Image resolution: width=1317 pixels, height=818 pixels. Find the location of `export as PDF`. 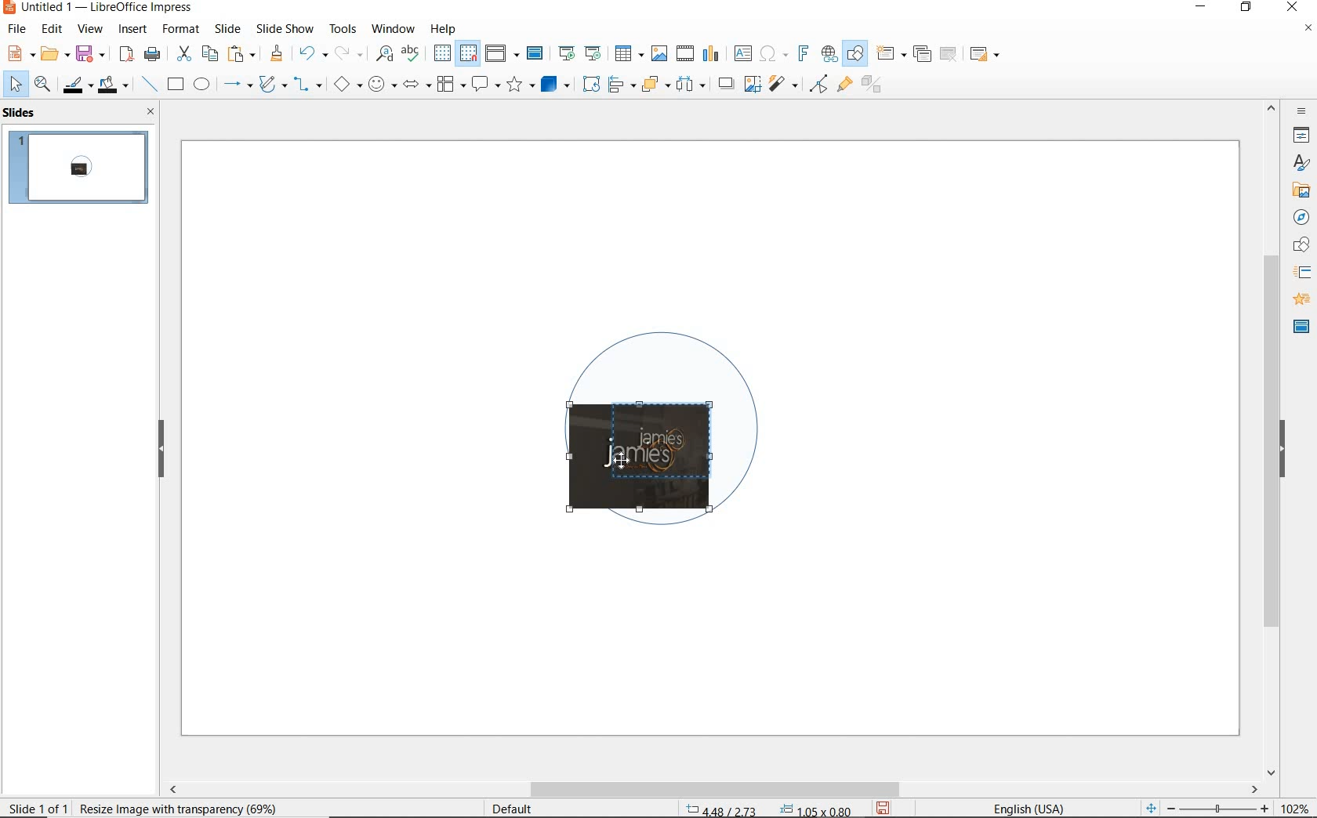

export as PDF is located at coordinates (126, 55).